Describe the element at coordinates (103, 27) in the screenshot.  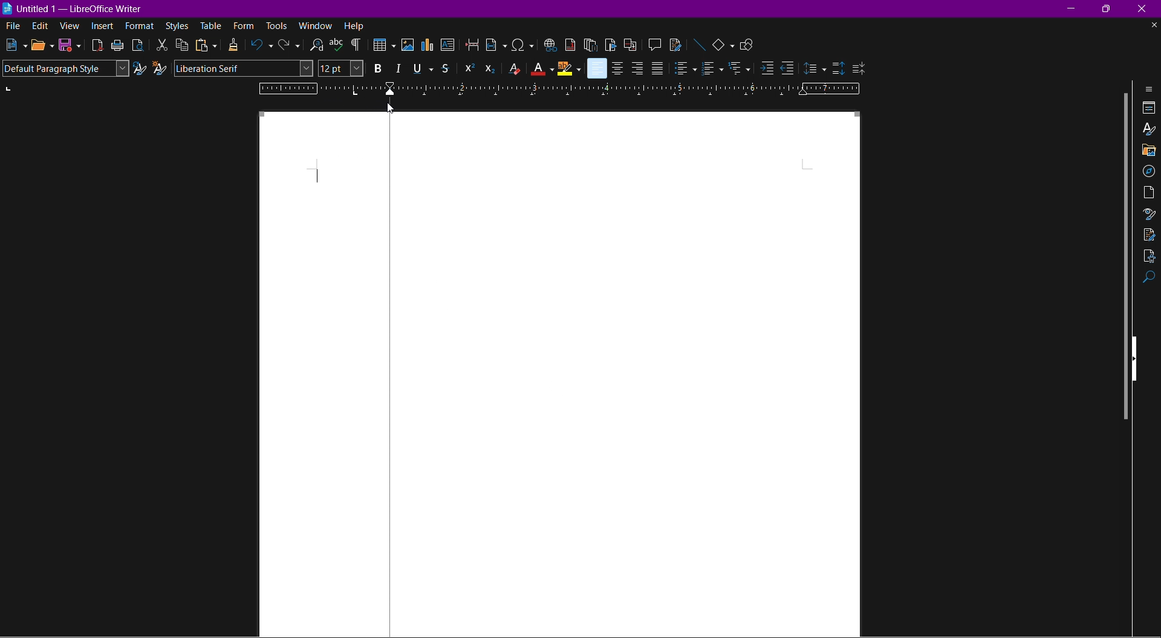
I see `insert` at that location.